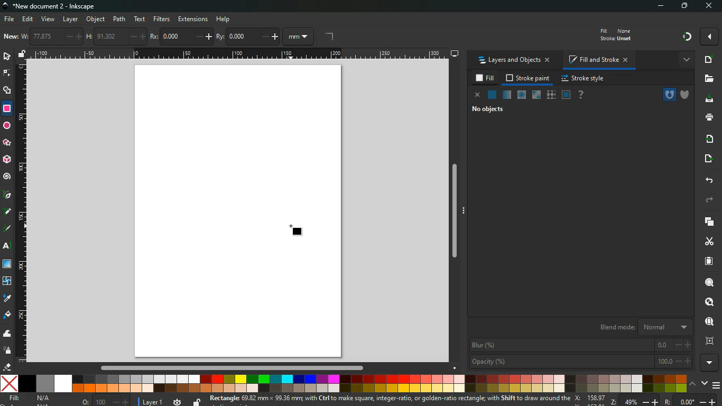  What do you see at coordinates (551, 95) in the screenshot?
I see `texture` at bounding box center [551, 95].